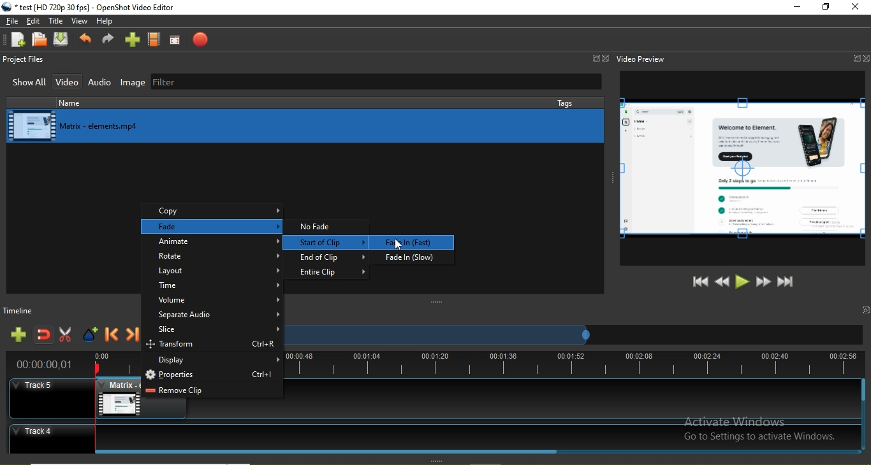 This screenshot has width=871, height=465. What do you see at coordinates (609, 176) in the screenshot?
I see `adjust window` at bounding box center [609, 176].